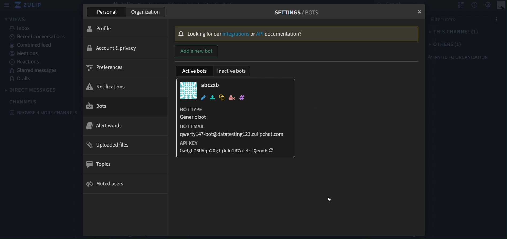  What do you see at coordinates (297, 12) in the screenshot?
I see `settings/ Bots` at bounding box center [297, 12].